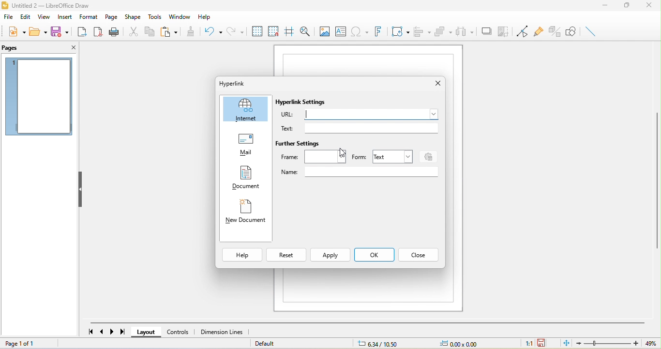 This screenshot has width=661, height=349. Describe the element at coordinates (172, 31) in the screenshot. I see `paste` at that location.